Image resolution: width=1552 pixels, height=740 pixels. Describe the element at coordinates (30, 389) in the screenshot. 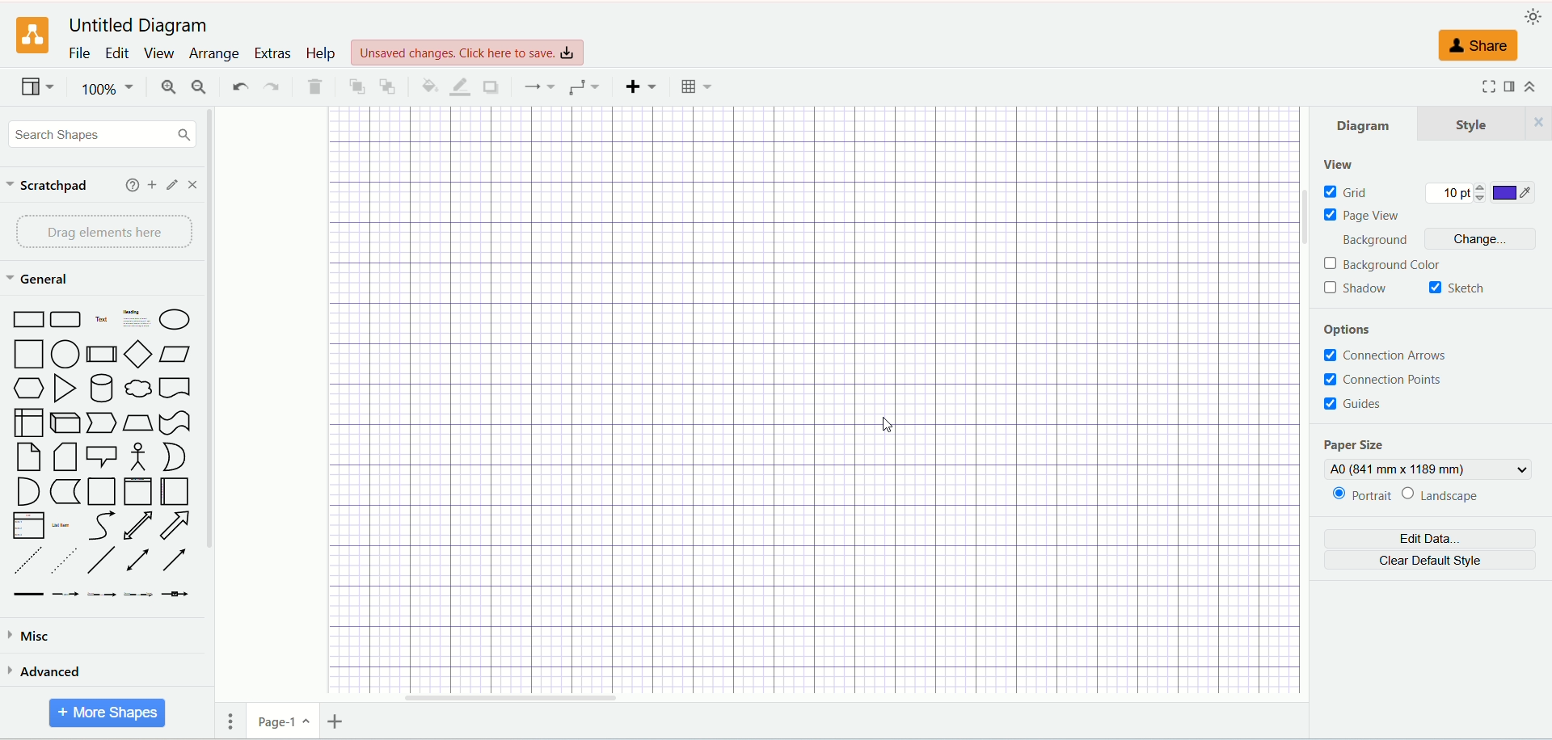

I see `Hexagon` at that location.